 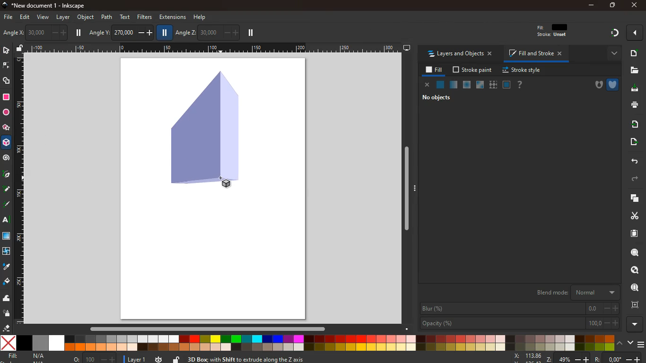 What do you see at coordinates (630, 233) in the screenshot?
I see `paper` at bounding box center [630, 233].